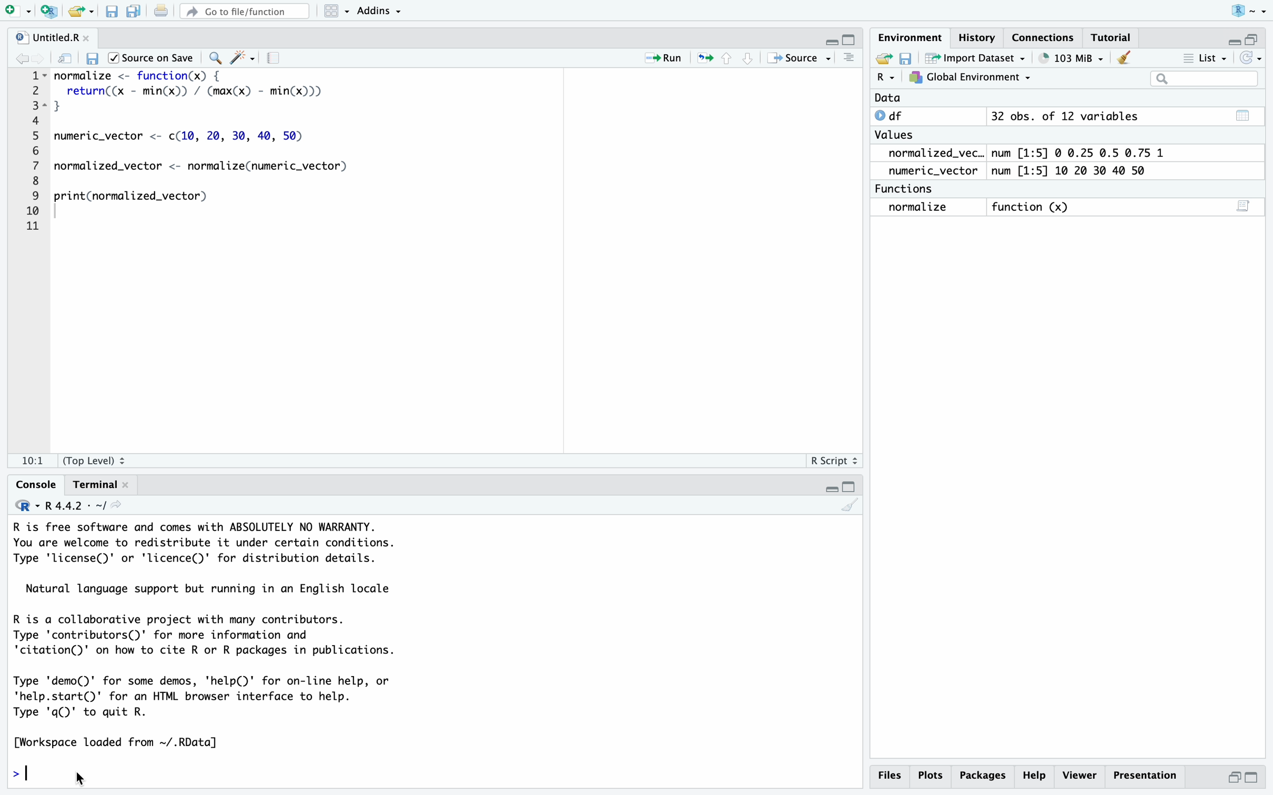 This screenshot has width=1273, height=795. I want to click on History, so click(978, 36).